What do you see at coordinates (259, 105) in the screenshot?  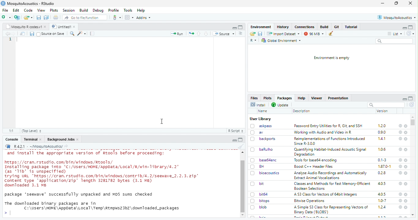 I see `install` at bounding box center [259, 105].